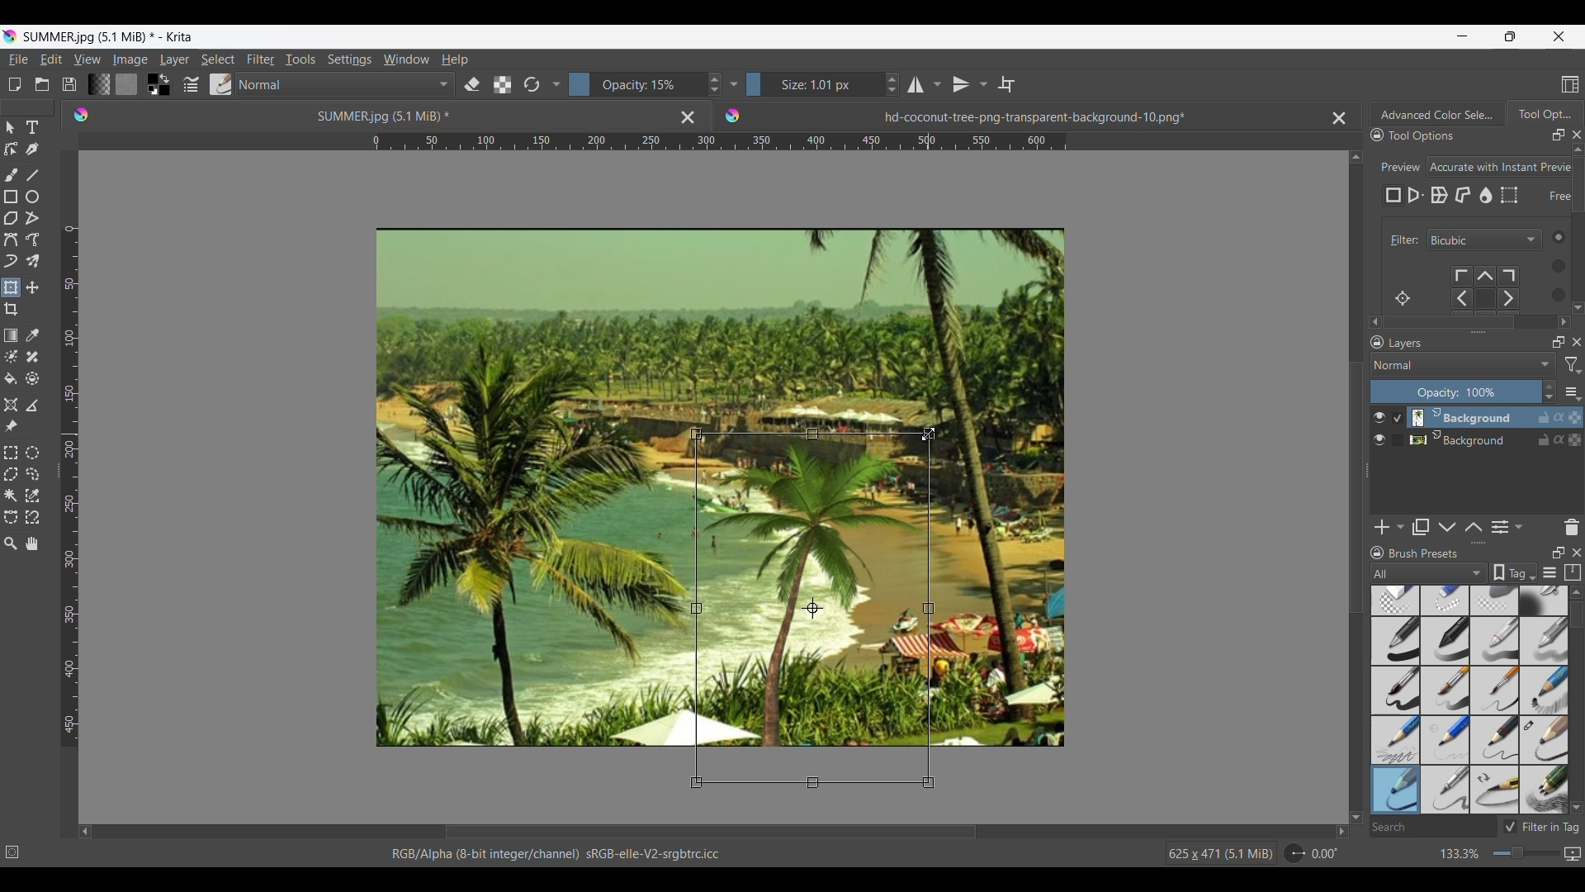 The width and height of the screenshot is (1585, 892). What do you see at coordinates (1544, 417) in the screenshot?
I see `Lock layer` at bounding box center [1544, 417].